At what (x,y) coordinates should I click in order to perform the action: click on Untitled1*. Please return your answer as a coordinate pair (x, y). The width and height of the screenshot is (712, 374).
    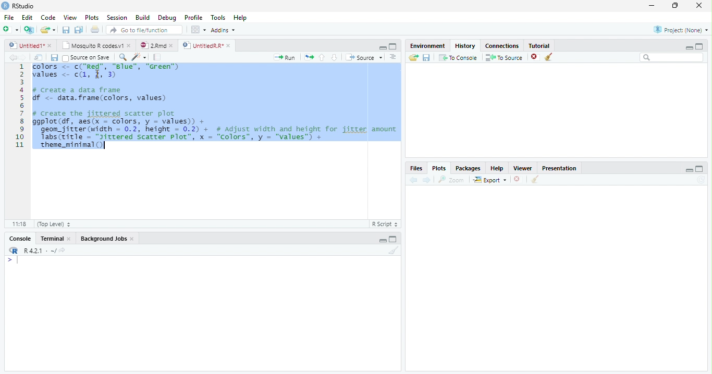
    Looking at the image, I should click on (26, 46).